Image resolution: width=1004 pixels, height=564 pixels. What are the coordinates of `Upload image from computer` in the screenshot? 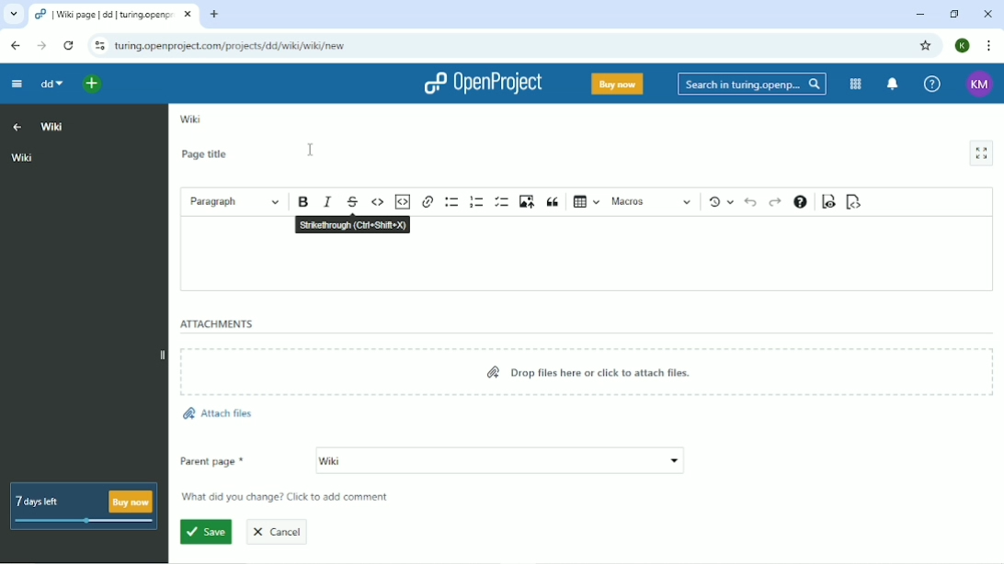 It's located at (526, 200).